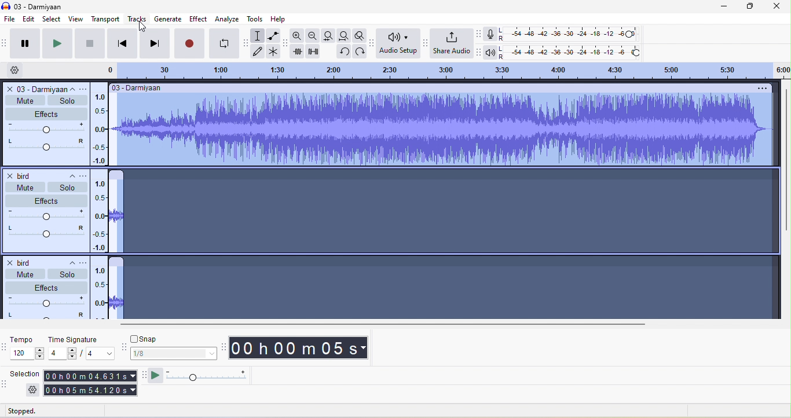  I want to click on 00 h 00 m 05 s, so click(301, 349).